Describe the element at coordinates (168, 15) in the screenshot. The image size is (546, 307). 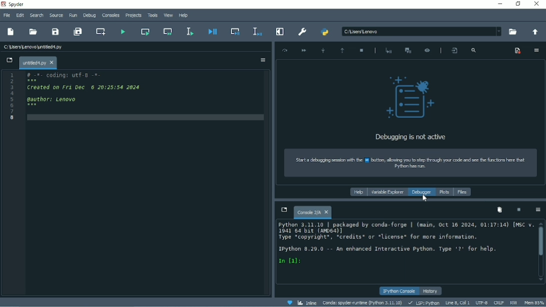
I see `View` at that location.